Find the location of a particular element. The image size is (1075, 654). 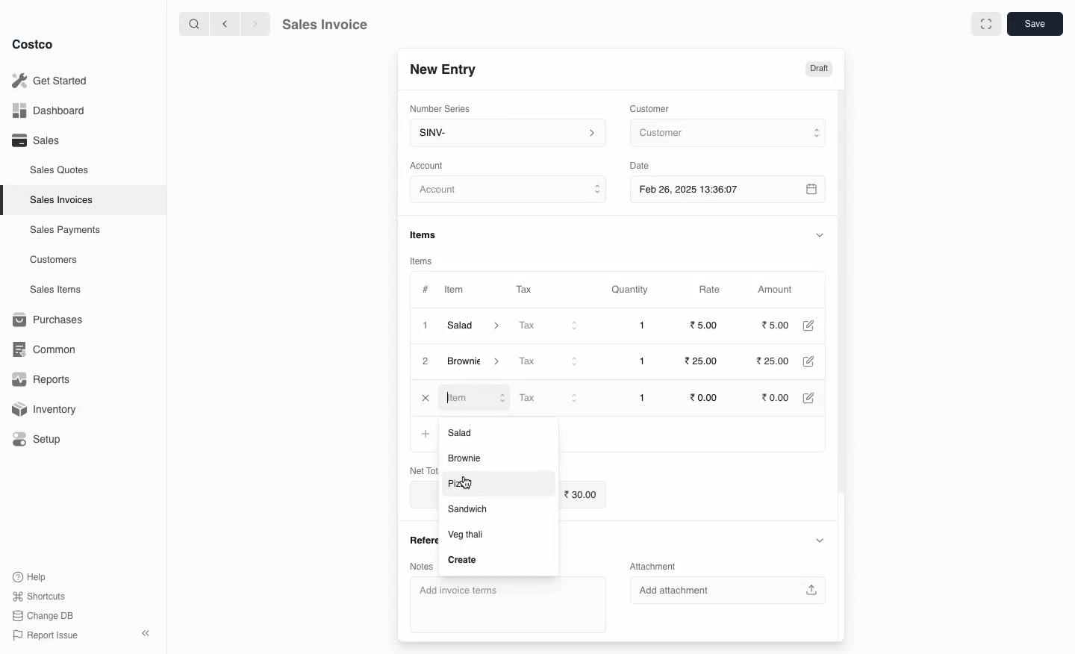

New Entry is located at coordinates (442, 69).